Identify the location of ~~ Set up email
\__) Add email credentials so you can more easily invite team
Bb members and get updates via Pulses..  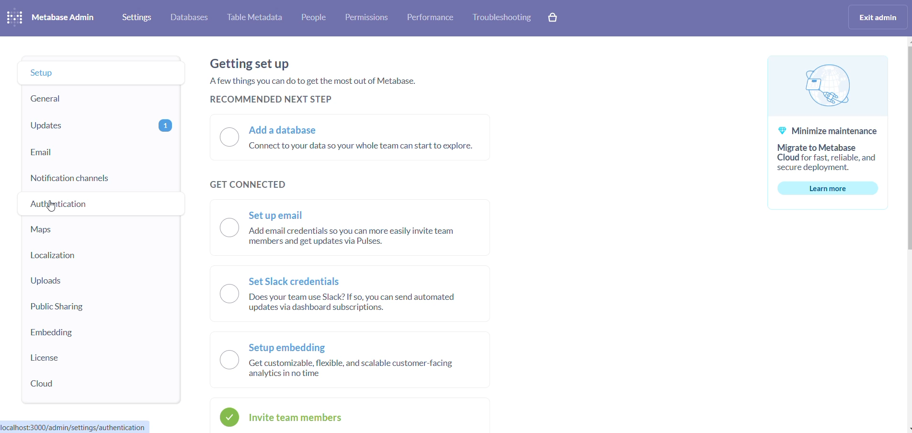
(344, 228).